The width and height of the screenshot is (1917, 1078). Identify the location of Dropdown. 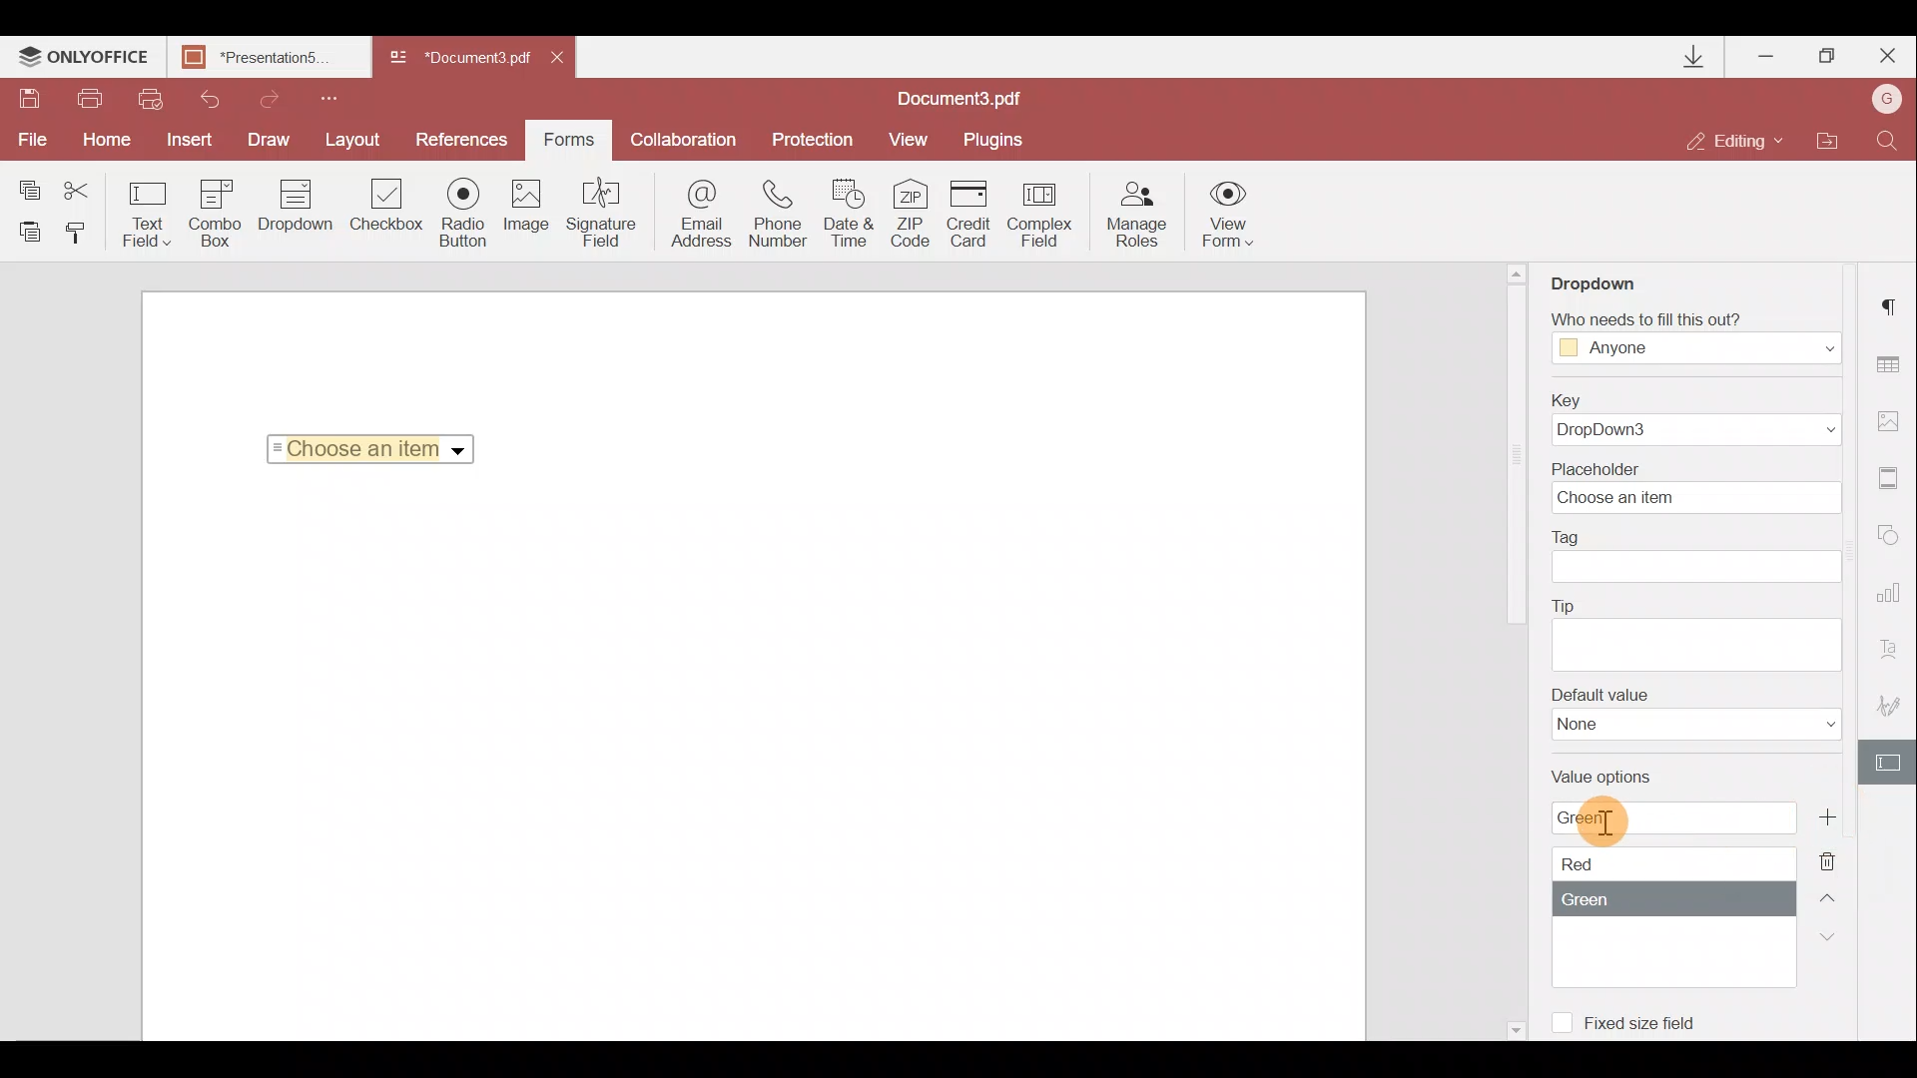
(1600, 281).